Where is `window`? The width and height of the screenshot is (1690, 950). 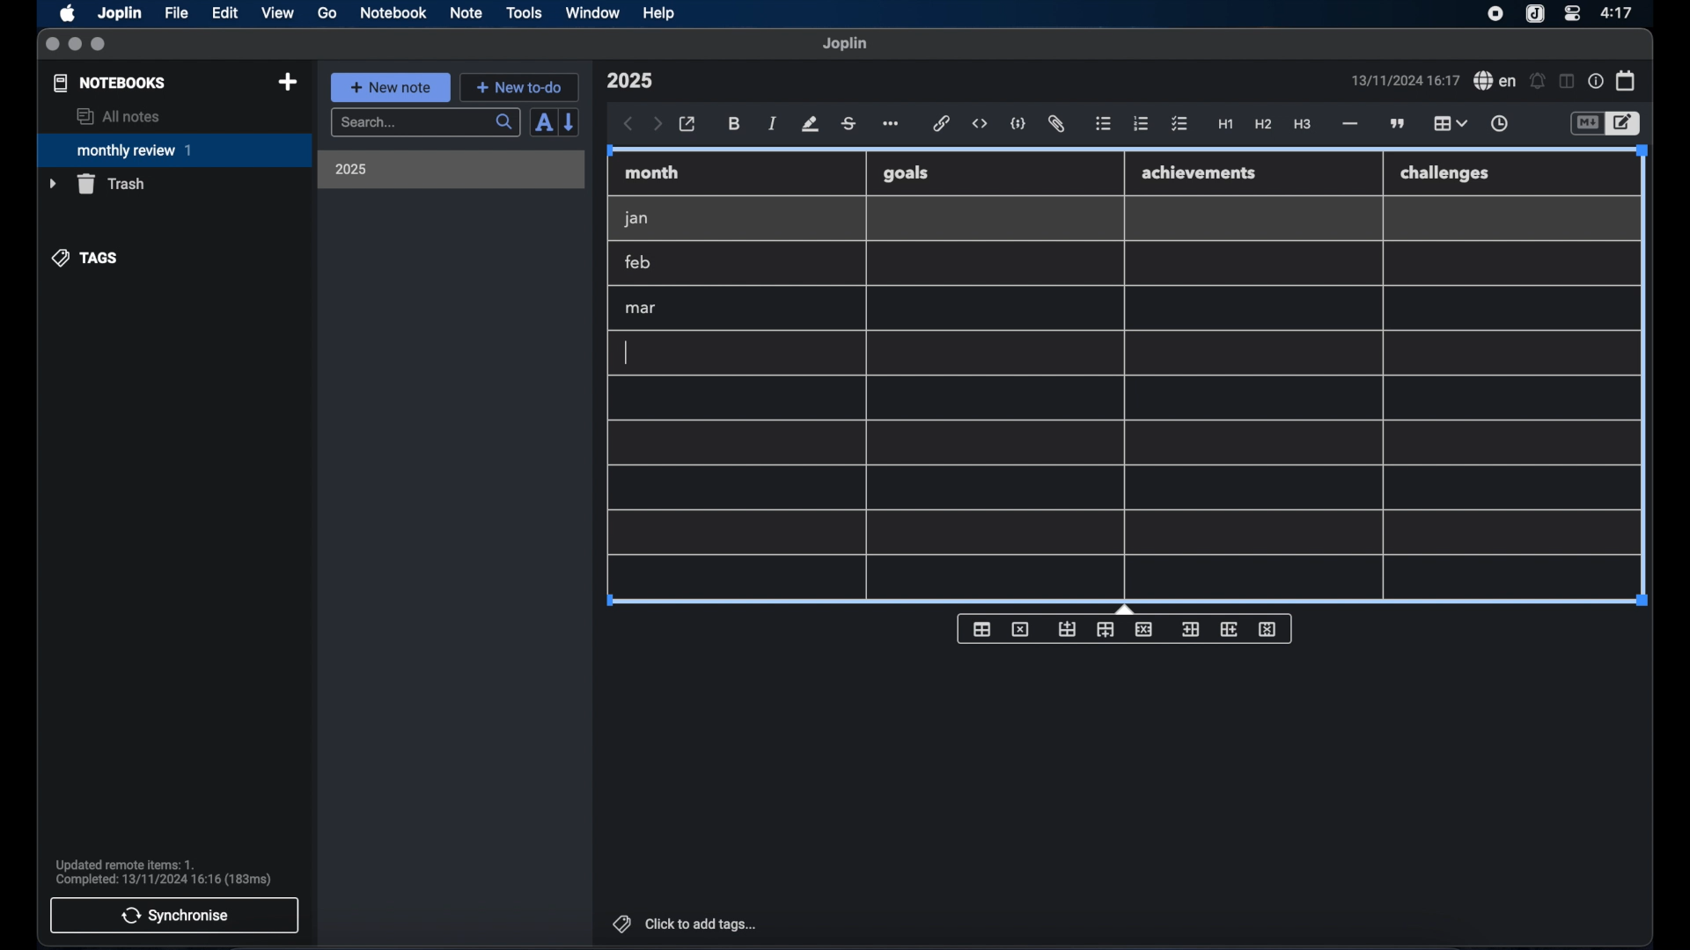 window is located at coordinates (593, 12).